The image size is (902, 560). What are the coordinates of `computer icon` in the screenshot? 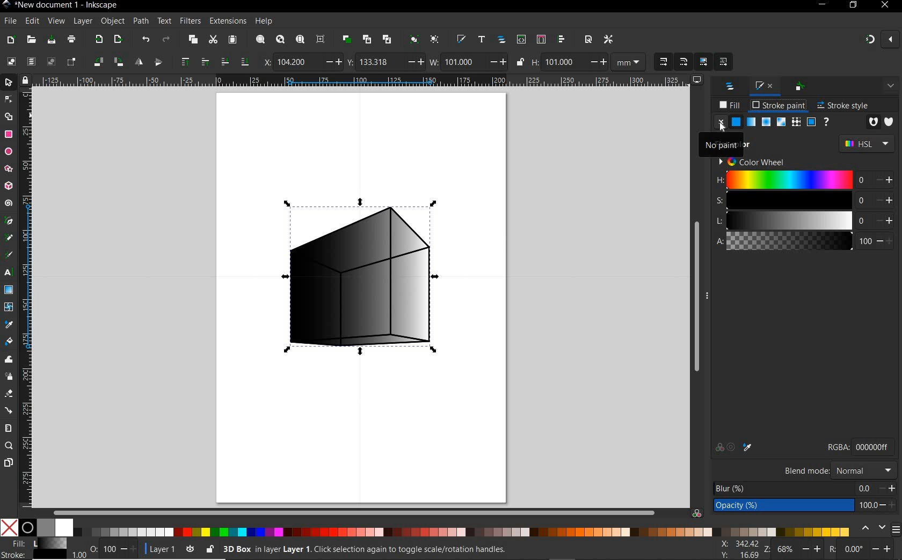 It's located at (697, 80).